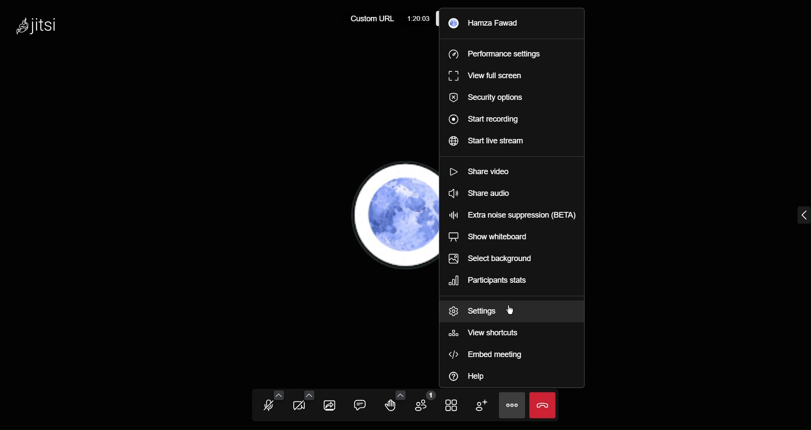 This screenshot has height=430, width=811. I want to click on Raise Hand, so click(394, 404).